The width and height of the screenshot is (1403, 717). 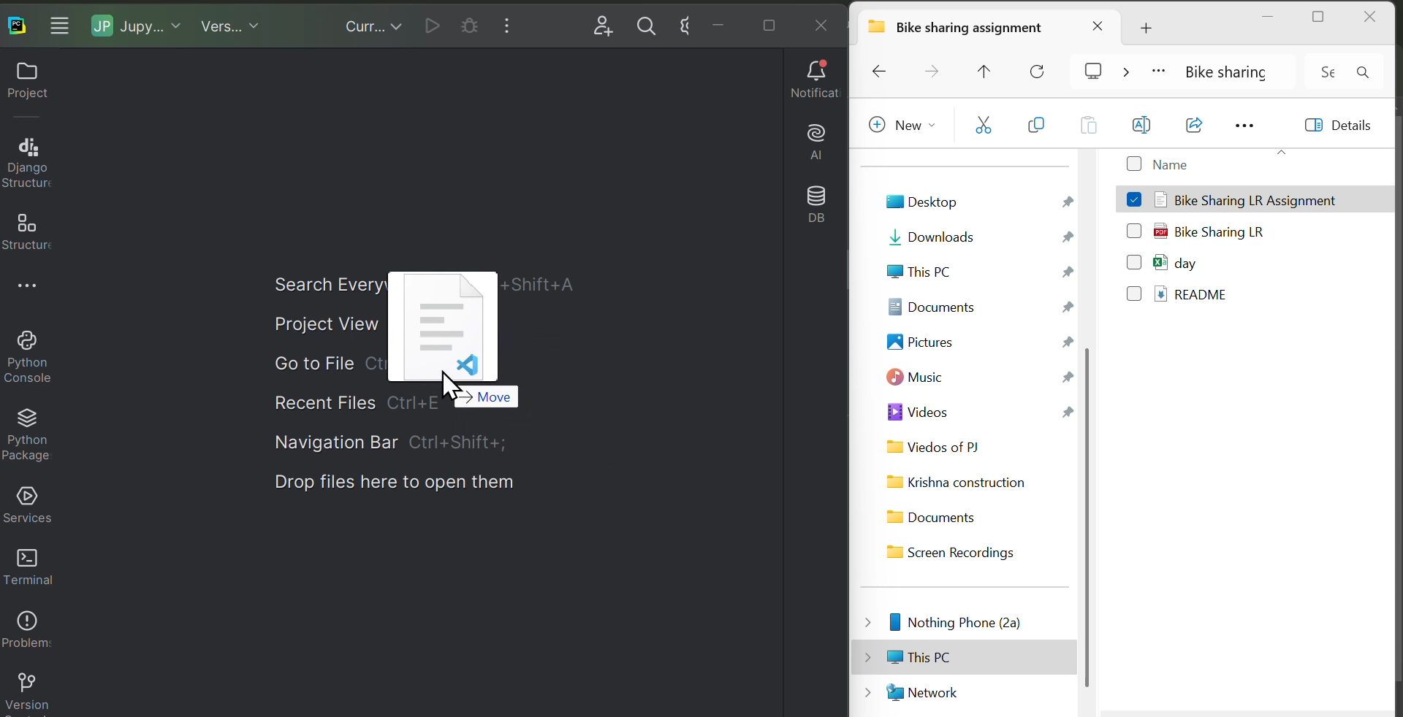 What do you see at coordinates (450, 387) in the screenshot?
I see `Cursor` at bounding box center [450, 387].